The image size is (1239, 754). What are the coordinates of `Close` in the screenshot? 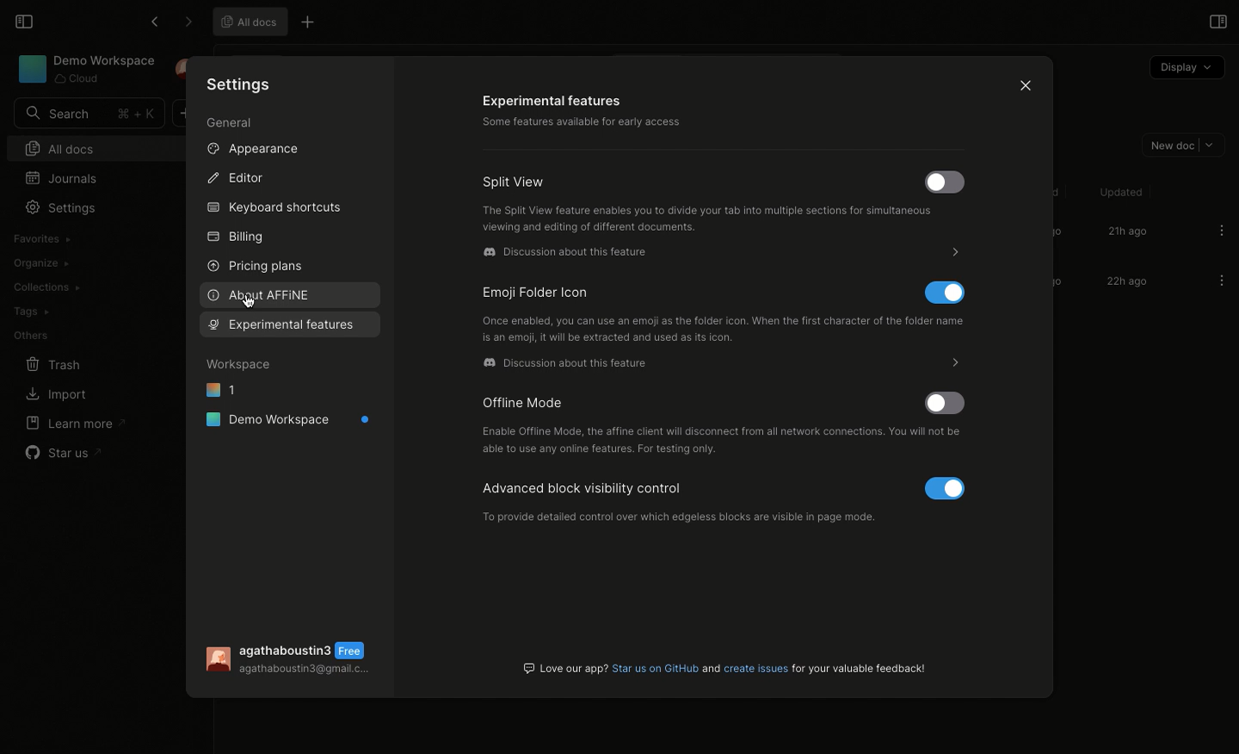 It's located at (1021, 83).